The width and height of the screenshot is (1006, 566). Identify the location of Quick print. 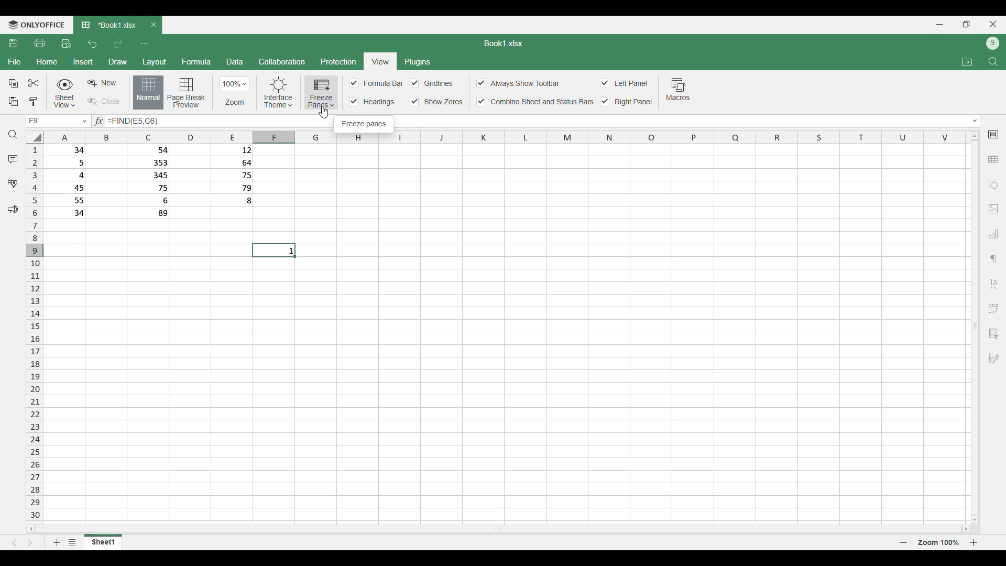
(66, 44).